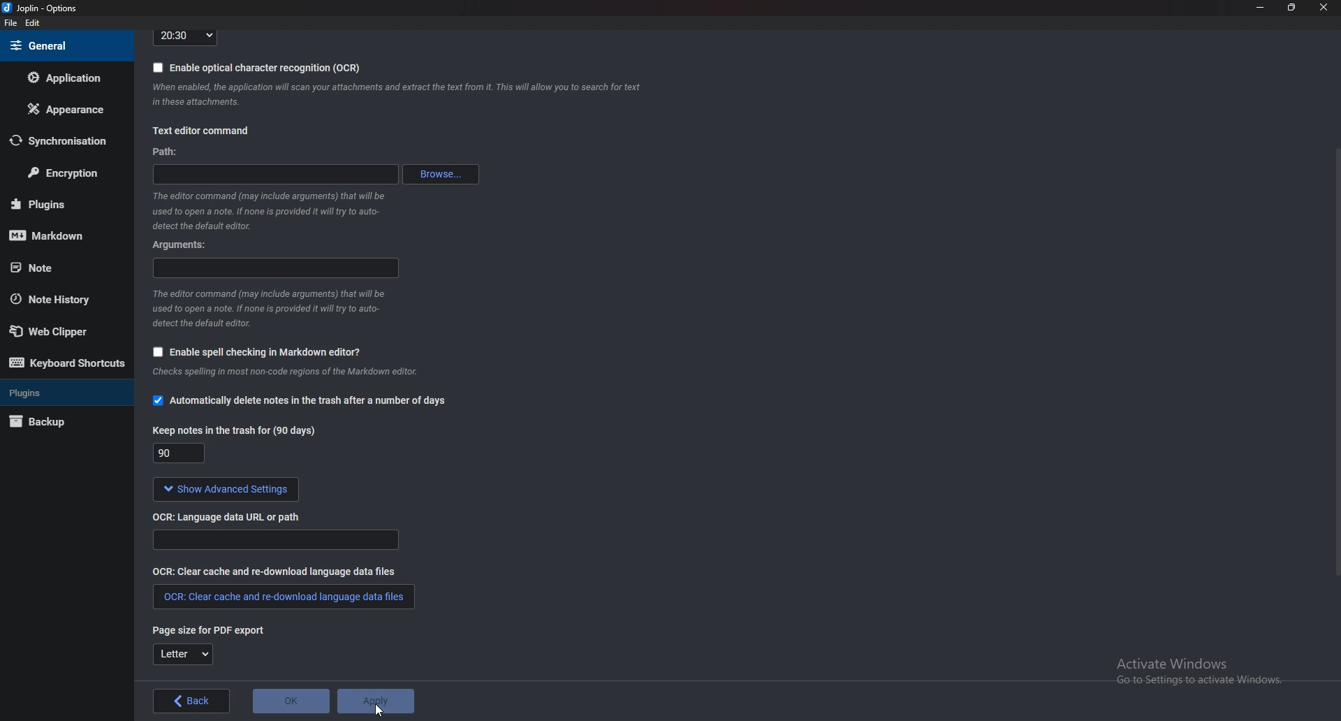 Image resolution: width=1341 pixels, height=721 pixels. What do you see at coordinates (443, 174) in the screenshot?
I see `Browse` at bounding box center [443, 174].